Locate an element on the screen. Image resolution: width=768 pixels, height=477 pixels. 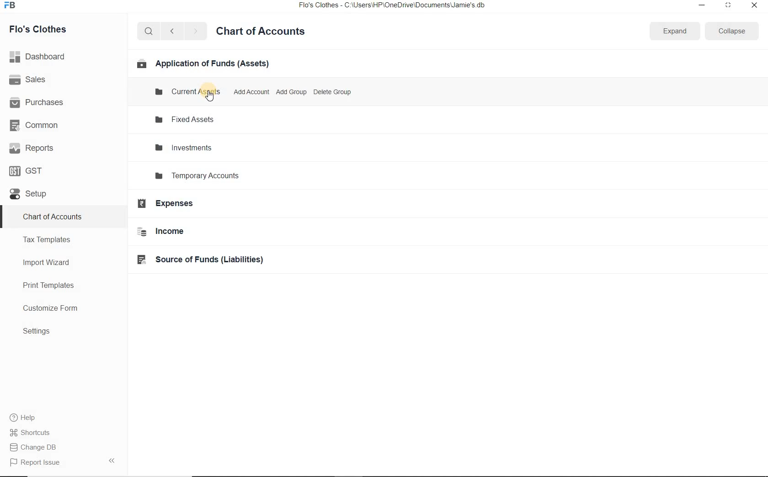
Expand is located at coordinates (675, 31).